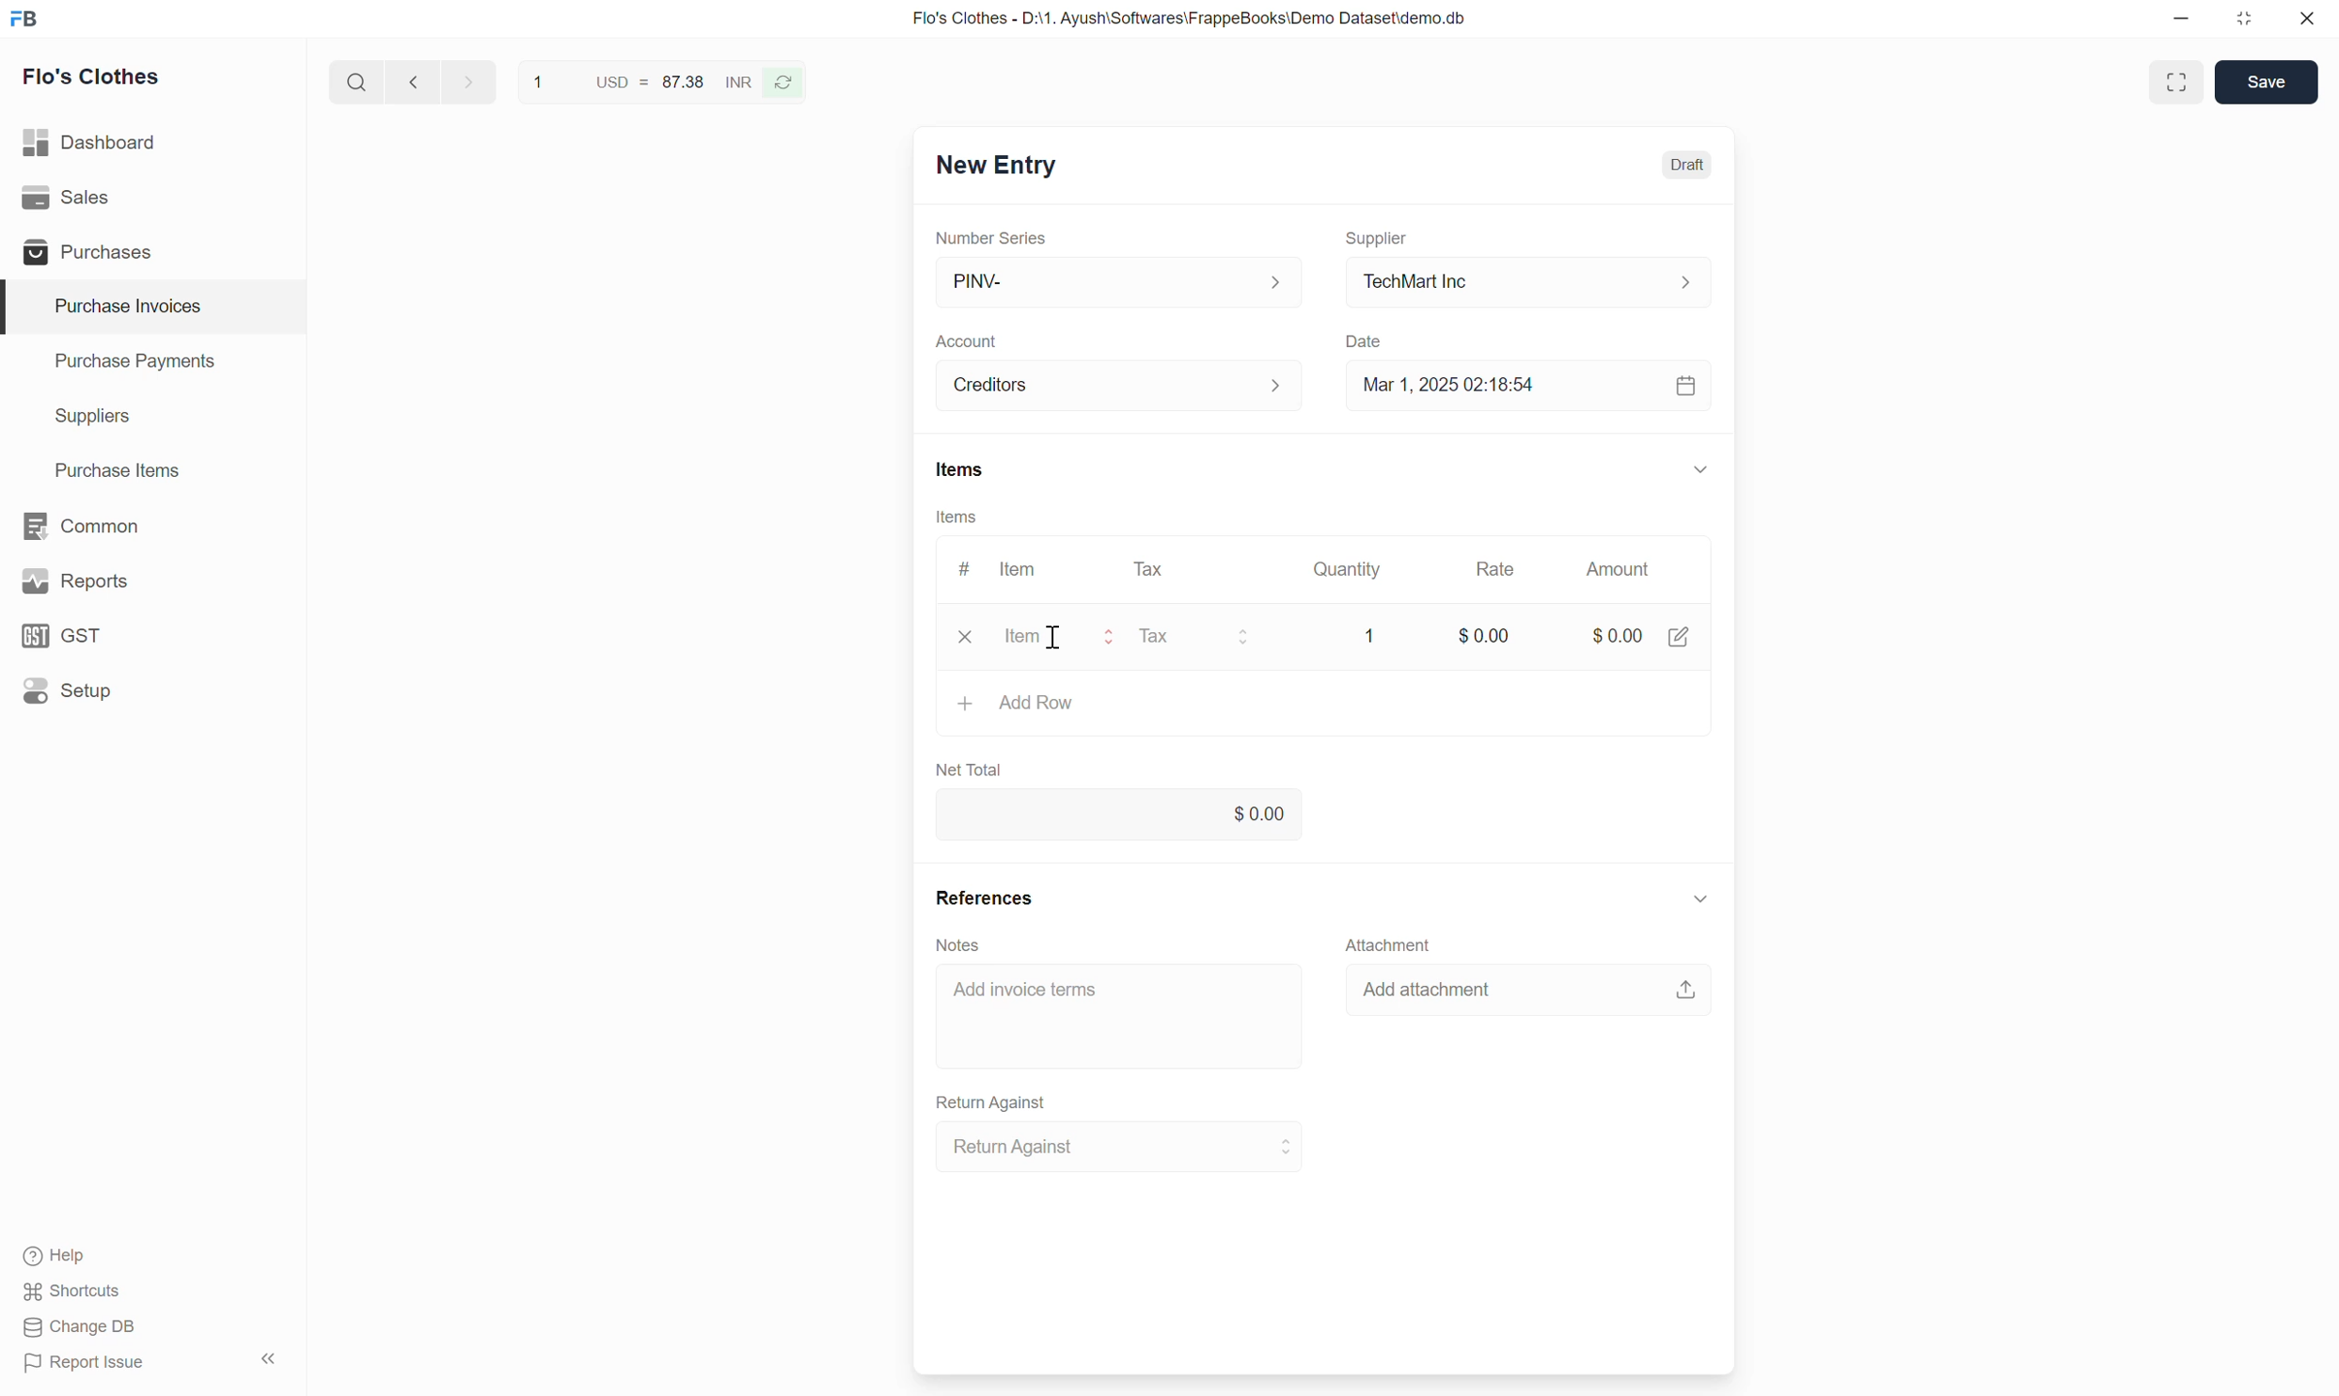 This screenshot has height=1396, width=2339. I want to click on TechMart Inc, so click(1529, 283).